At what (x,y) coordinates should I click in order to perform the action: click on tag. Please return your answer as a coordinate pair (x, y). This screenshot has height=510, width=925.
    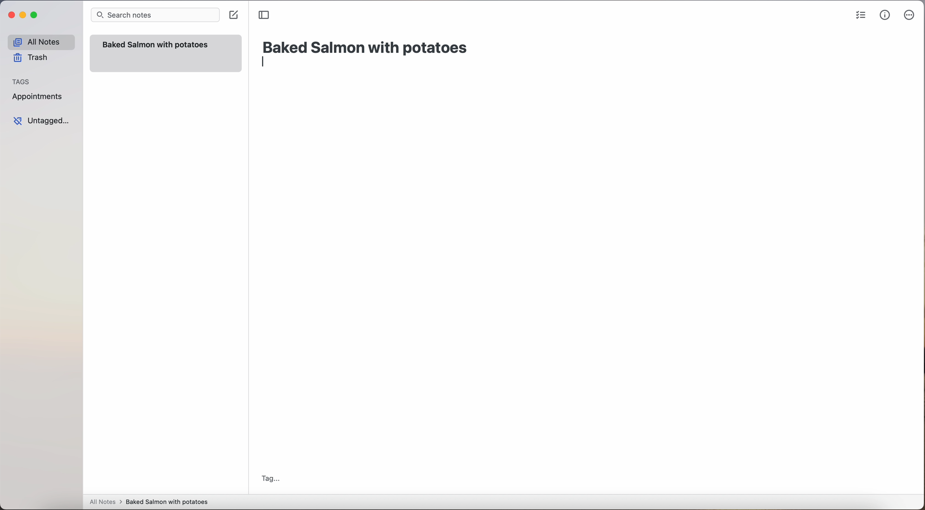
    Looking at the image, I should click on (270, 479).